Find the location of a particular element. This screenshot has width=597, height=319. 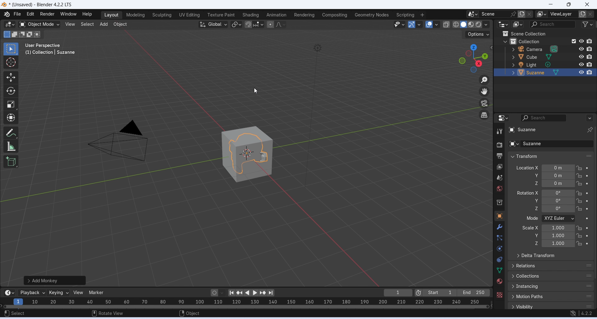

Maximize is located at coordinates (568, 4).